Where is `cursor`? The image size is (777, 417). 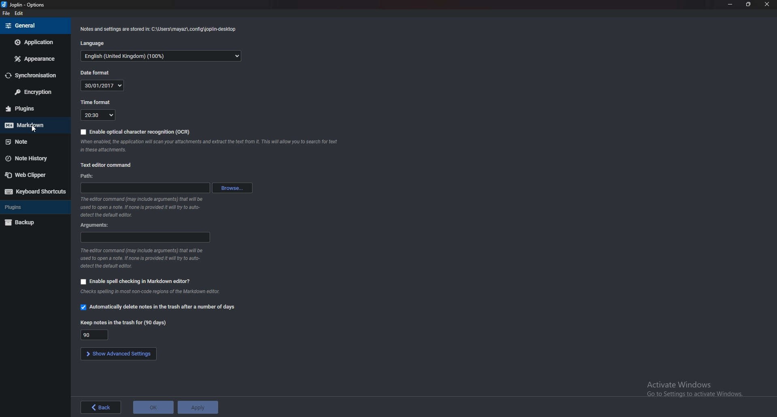
cursor is located at coordinates (36, 129).